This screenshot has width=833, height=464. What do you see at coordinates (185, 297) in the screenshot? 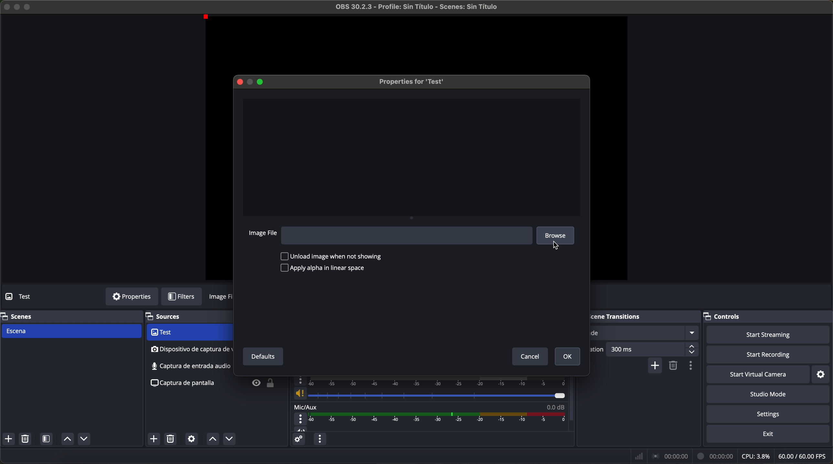
I see `filters` at bounding box center [185, 297].